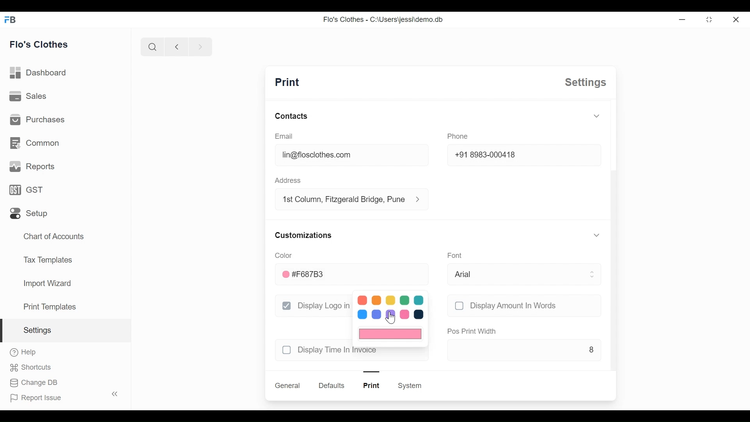  What do you see at coordinates (36, 398) in the screenshot?
I see `report issue` at bounding box center [36, 398].